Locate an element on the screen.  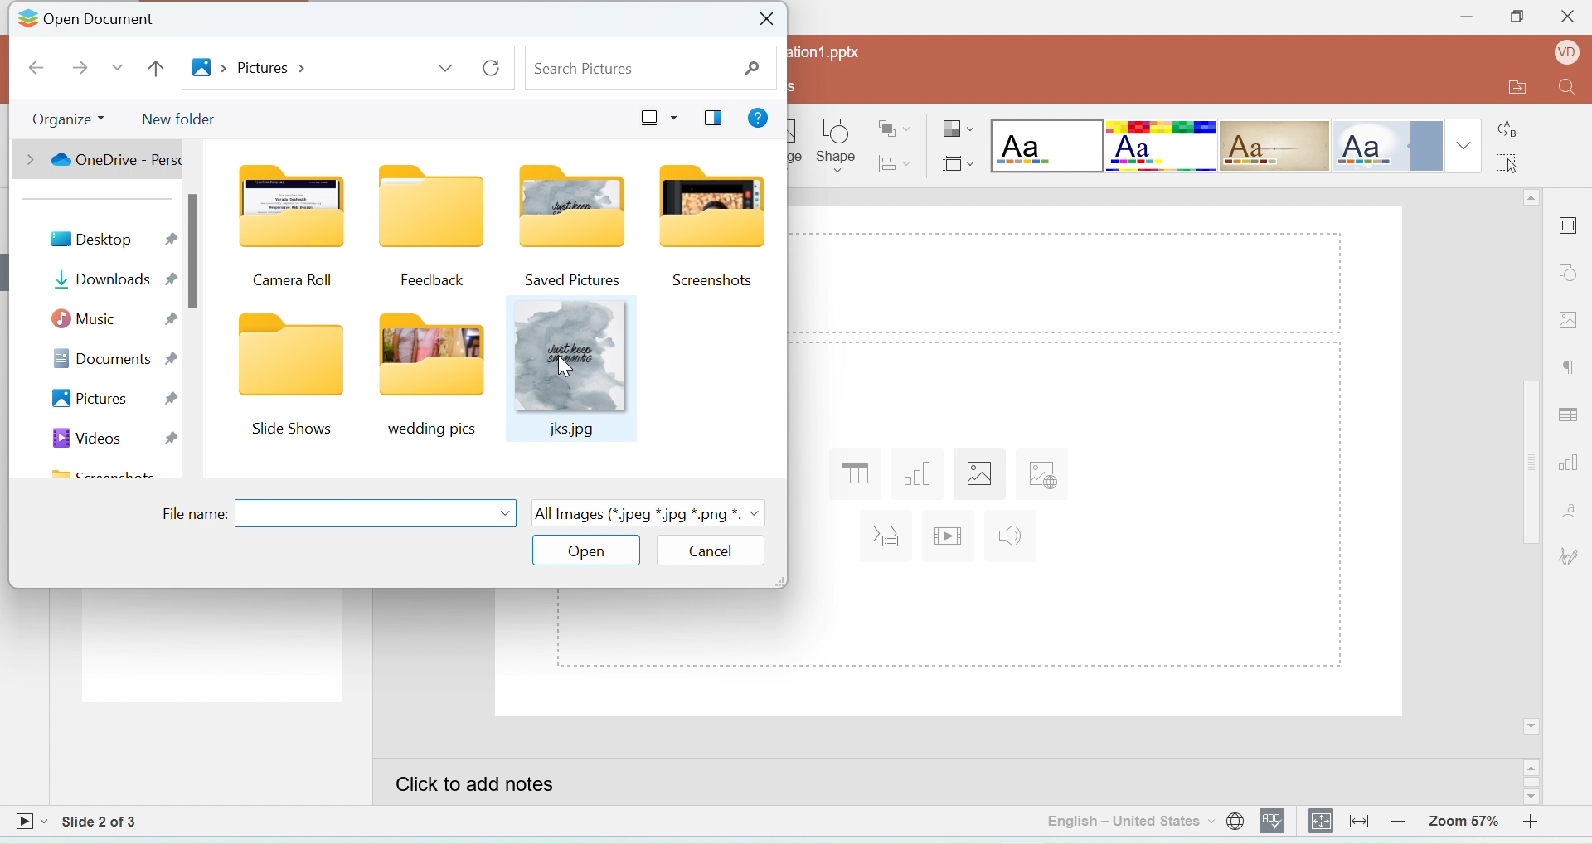
Blank is located at coordinates (1046, 146).